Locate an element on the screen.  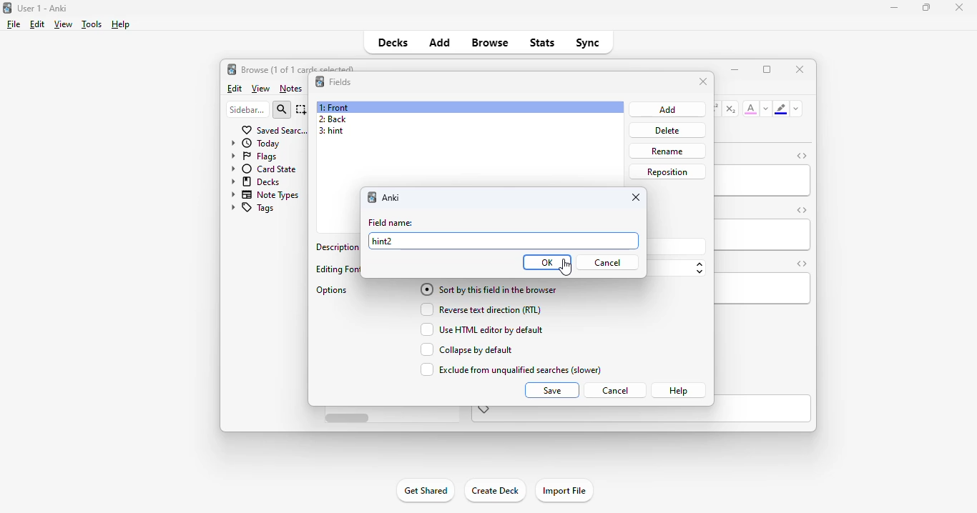
sort by this field in the browser is located at coordinates (488, 289).